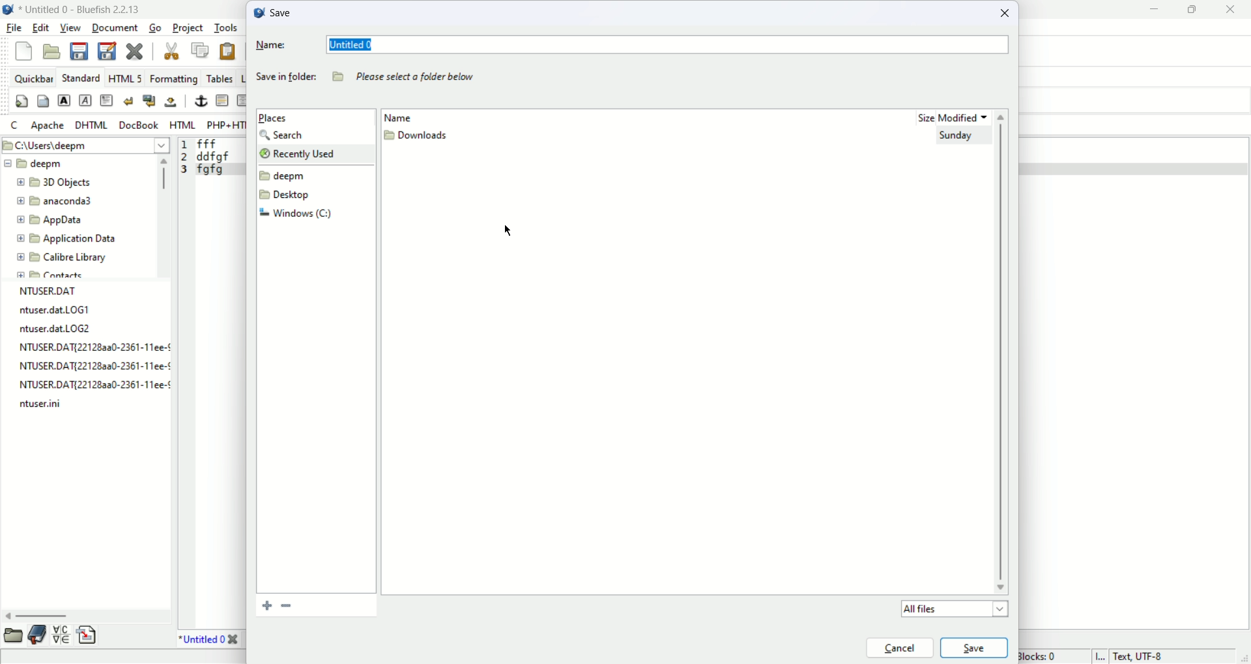  What do you see at coordinates (91, 367) in the screenshot?
I see `file name` at bounding box center [91, 367].